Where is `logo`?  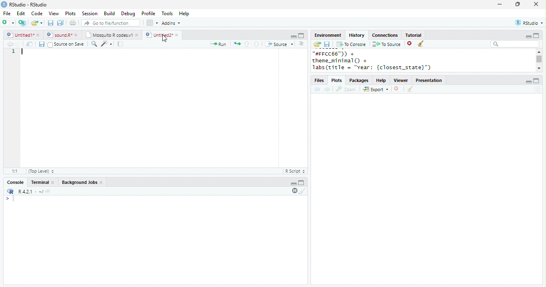 logo is located at coordinates (4, 4).